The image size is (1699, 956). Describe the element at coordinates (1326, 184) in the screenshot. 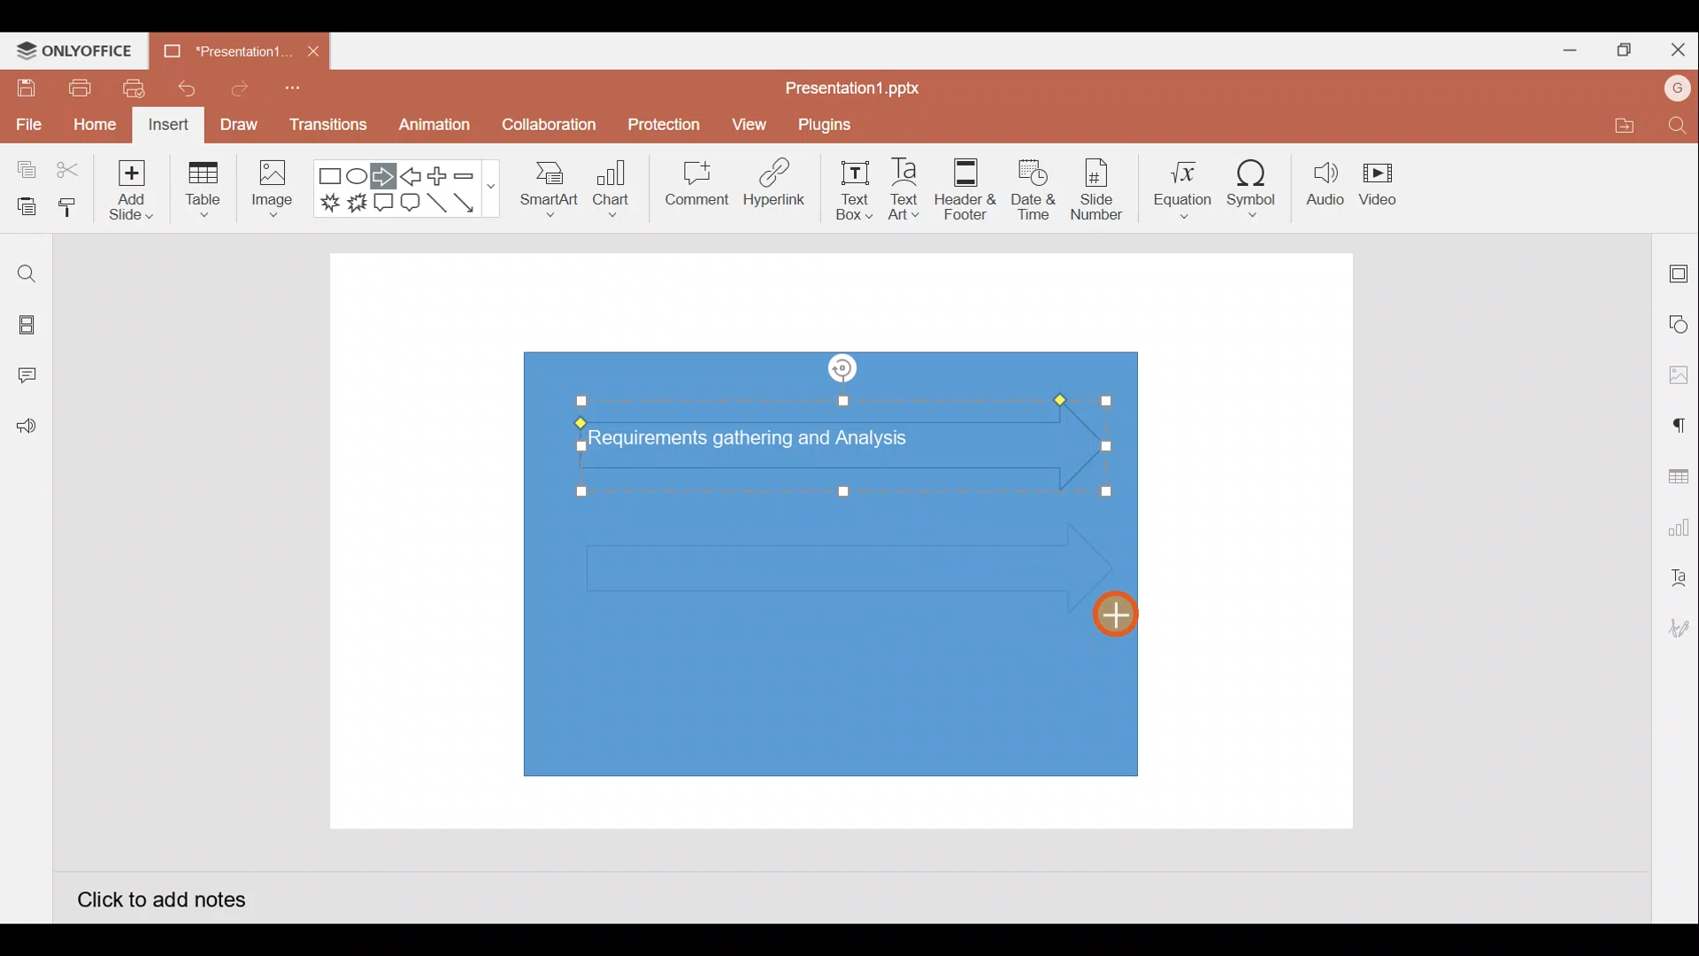

I see `Audio` at that location.